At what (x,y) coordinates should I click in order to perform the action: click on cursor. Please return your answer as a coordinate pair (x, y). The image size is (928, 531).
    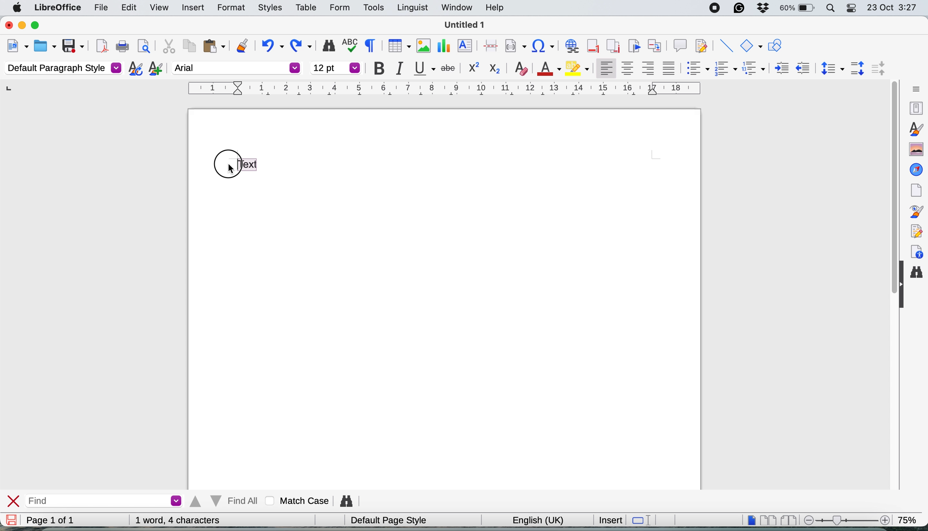
    Looking at the image, I should click on (231, 169).